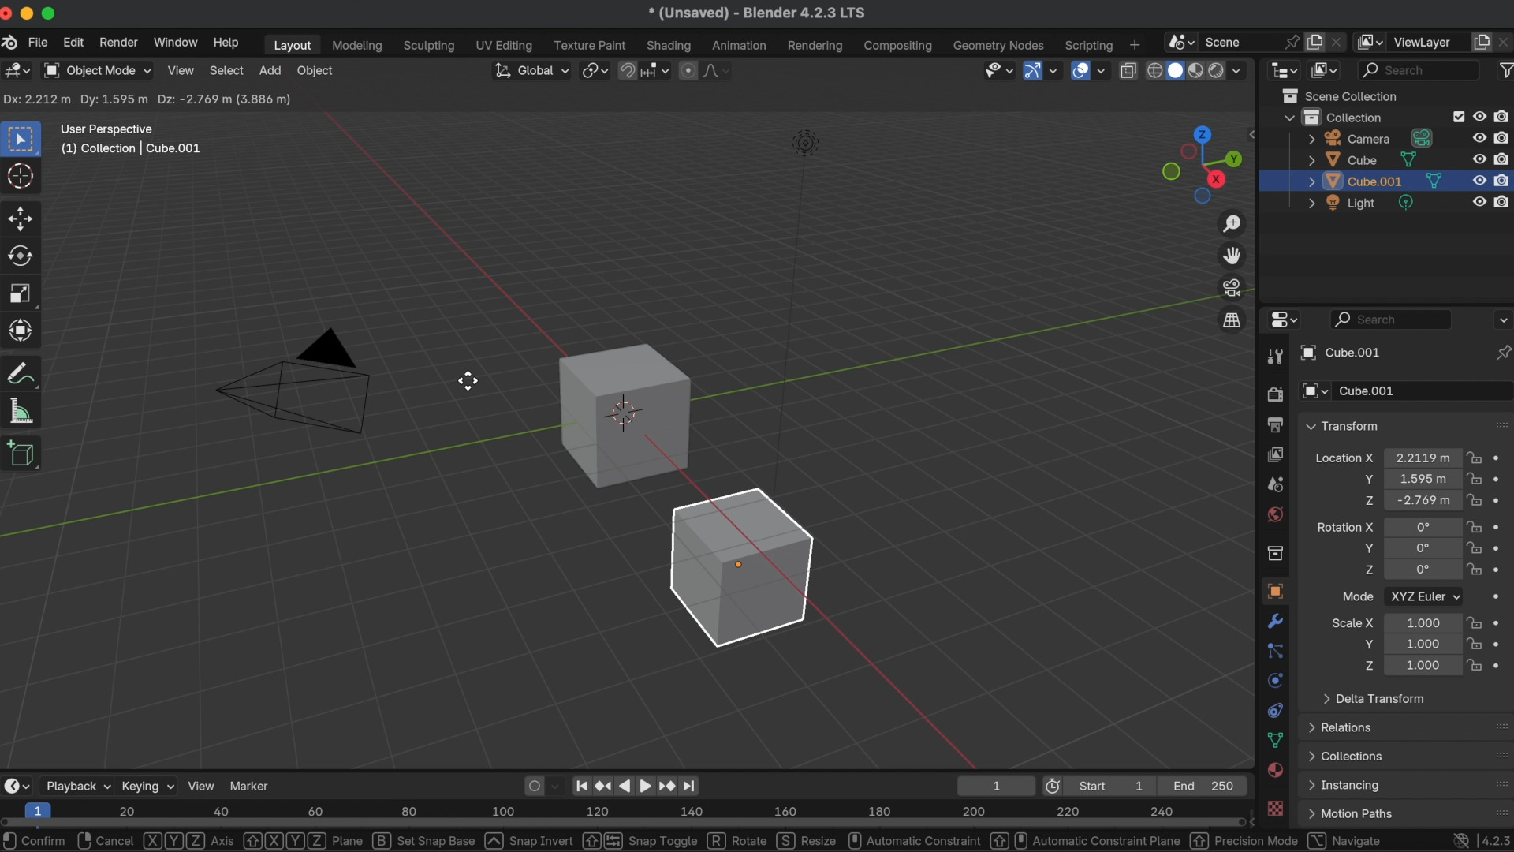 The height and width of the screenshot is (852, 1514). Describe the element at coordinates (1419, 69) in the screenshot. I see `display filter` at that location.